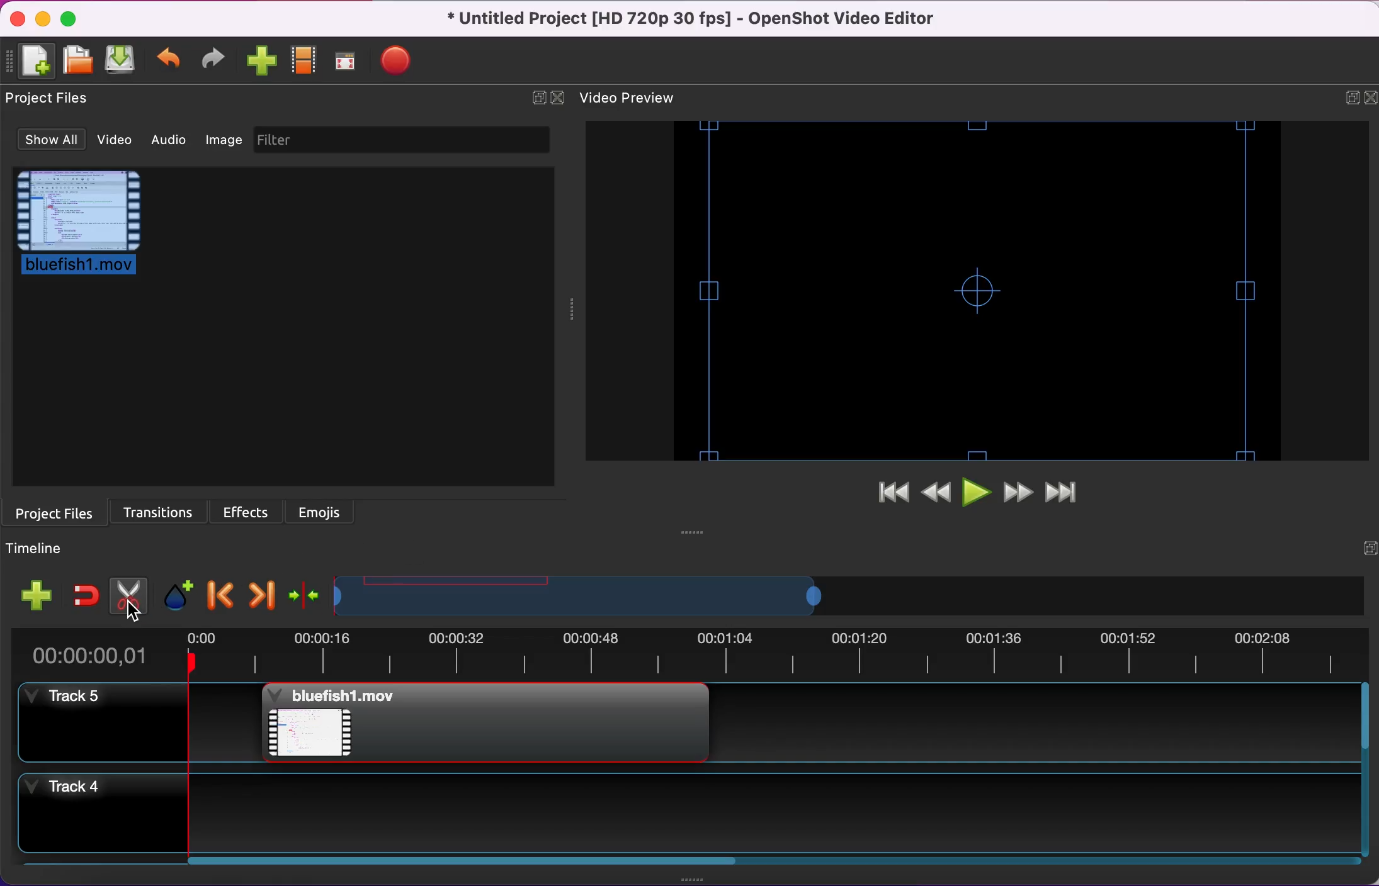 This screenshot has width=1379, height=886. I want to click on add track, so click(35, 593).